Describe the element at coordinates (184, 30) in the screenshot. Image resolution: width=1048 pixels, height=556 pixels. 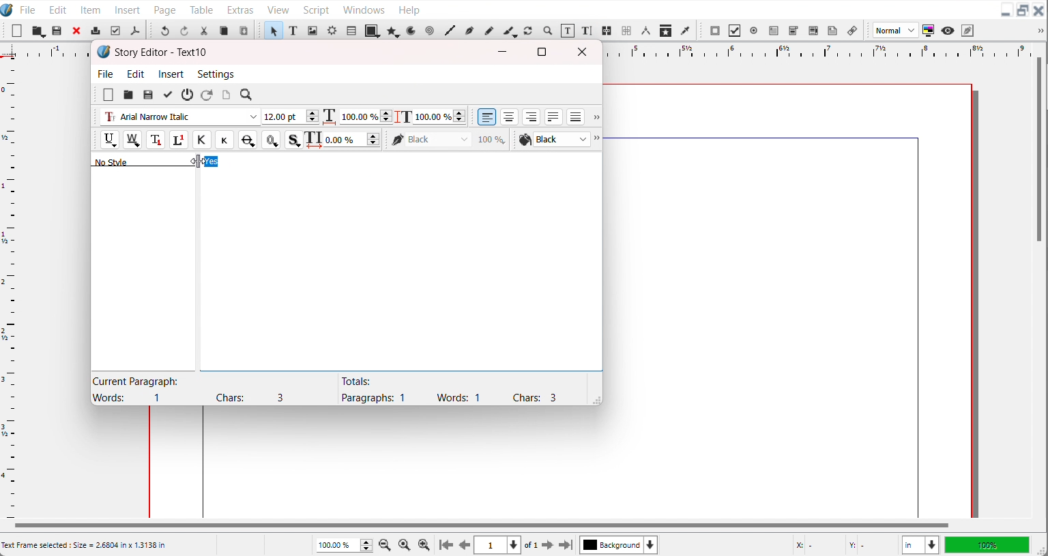
I see `Redo` at that location.